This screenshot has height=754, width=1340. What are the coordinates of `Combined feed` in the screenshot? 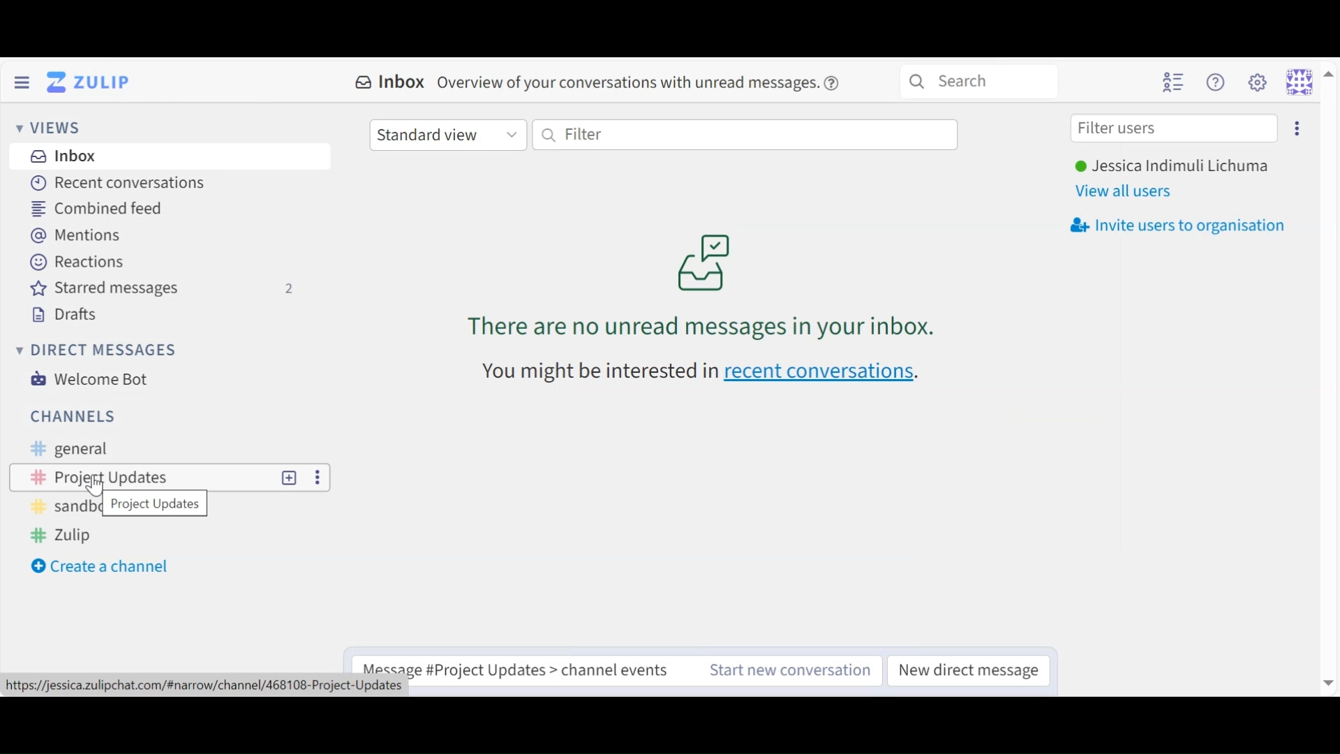 It's located at (107, 208).